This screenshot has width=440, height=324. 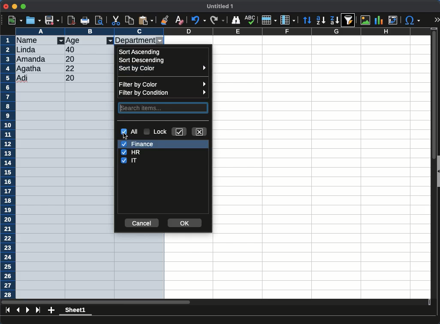 I want to click on sheet 1, so click(x=76, y=311).